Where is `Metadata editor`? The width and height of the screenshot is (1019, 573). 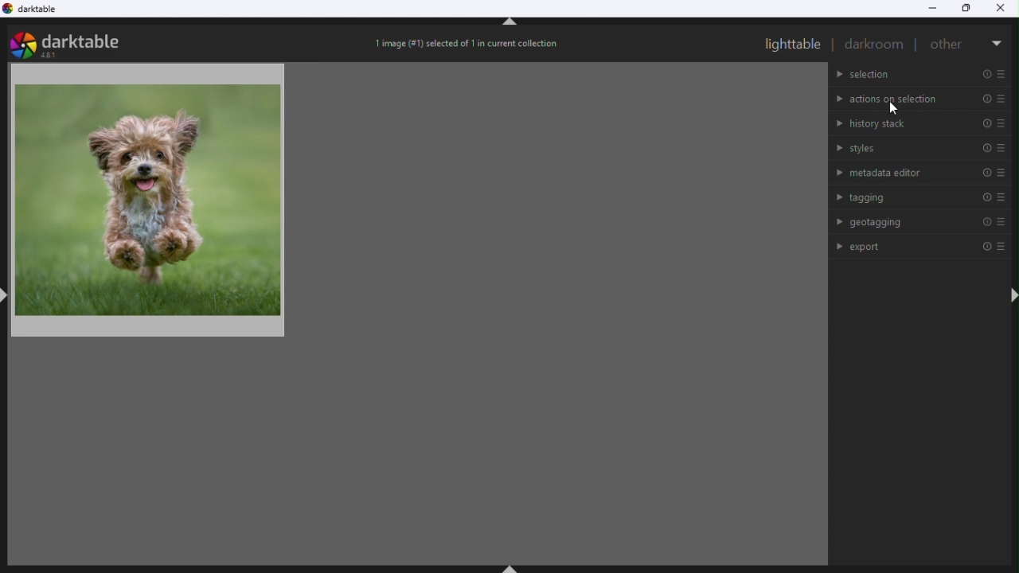 Metadata editor is located at coordinates (920, 171).